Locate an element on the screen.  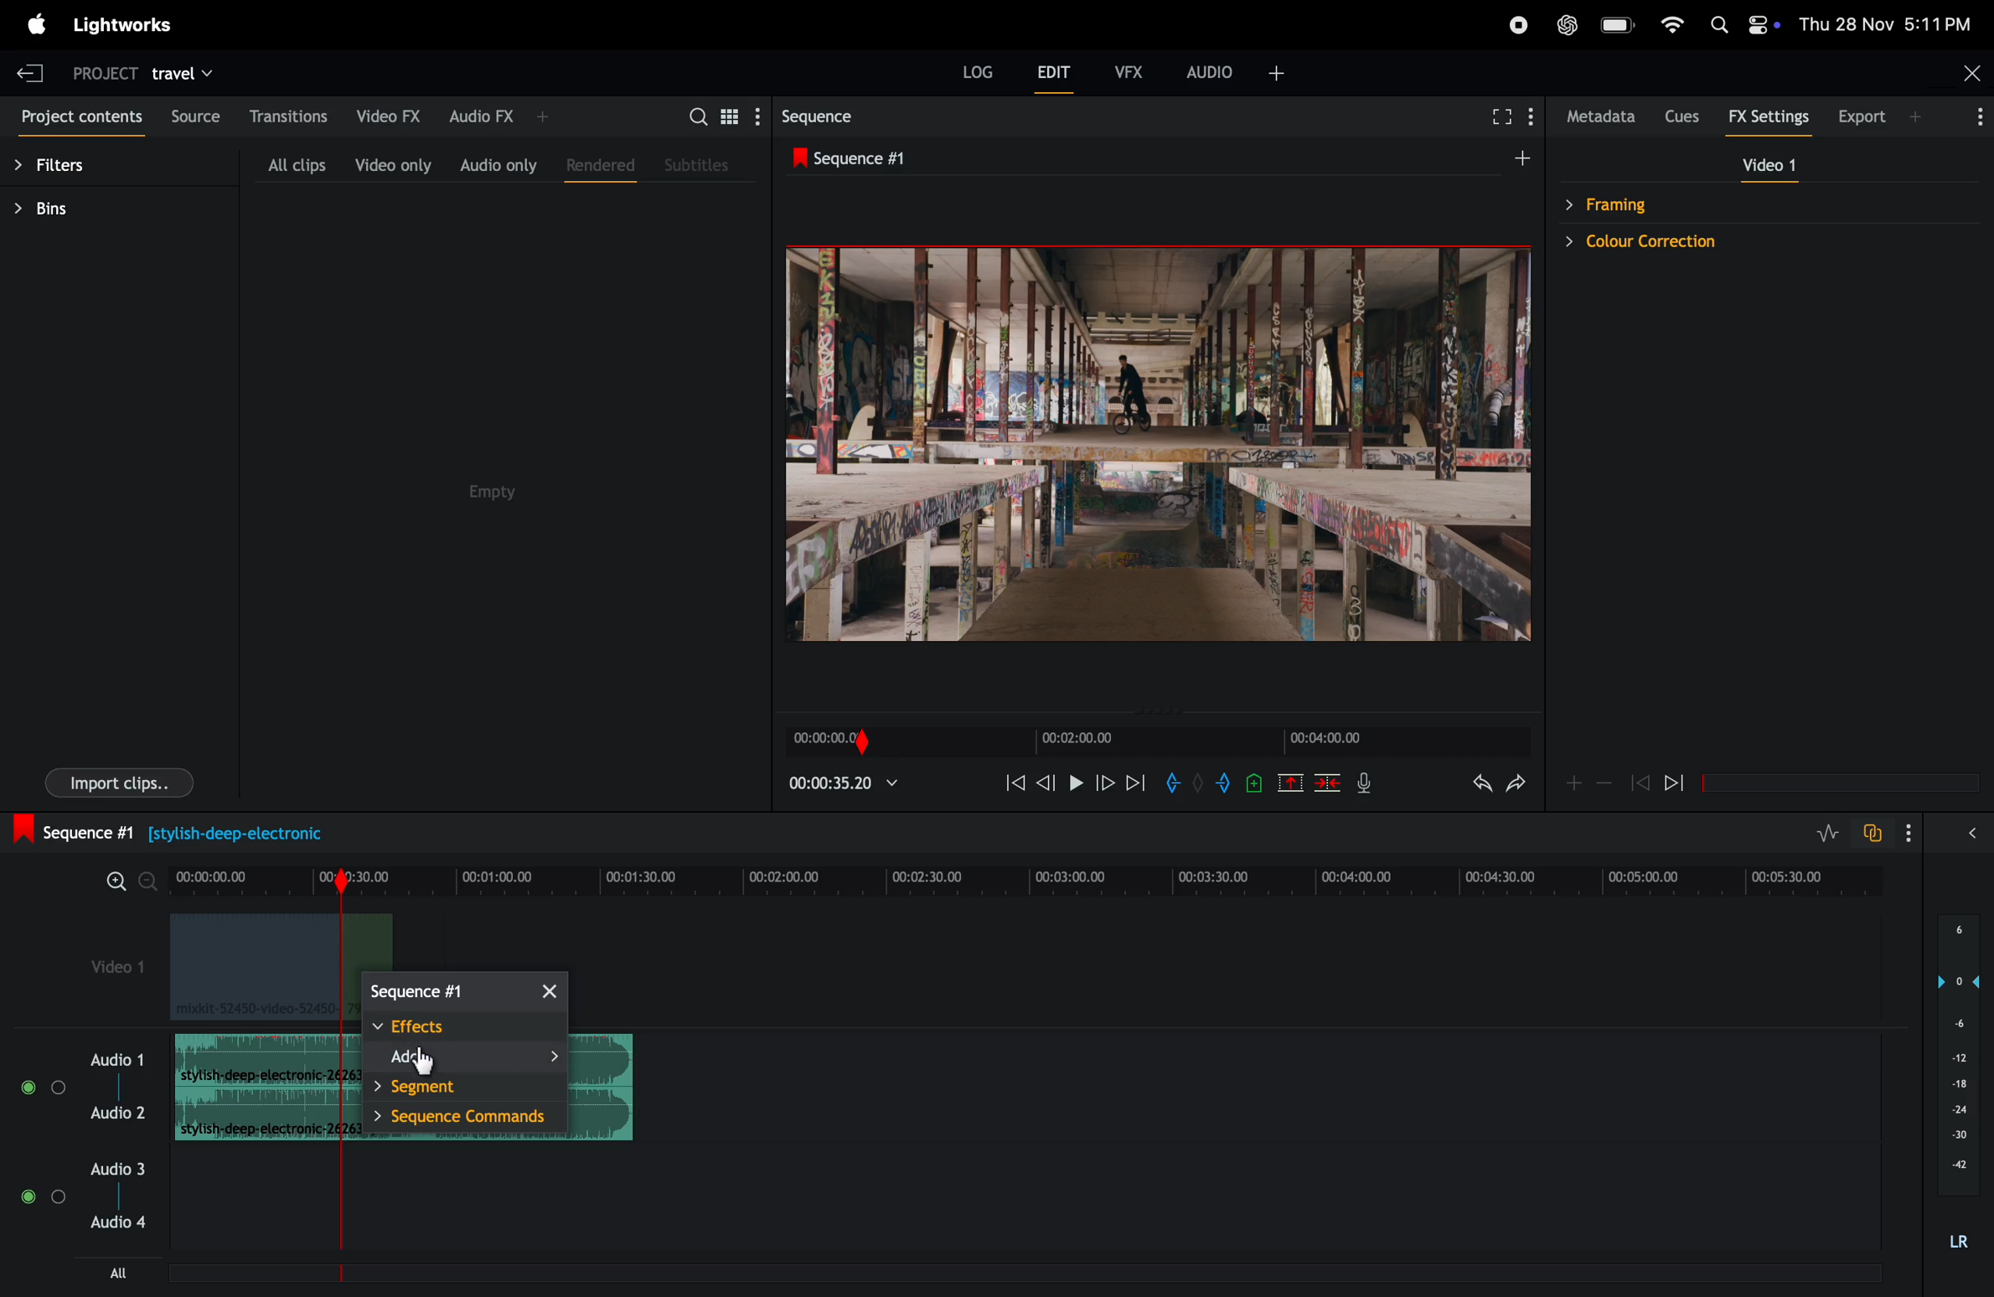
cues is located at coordinates (1681, 116).